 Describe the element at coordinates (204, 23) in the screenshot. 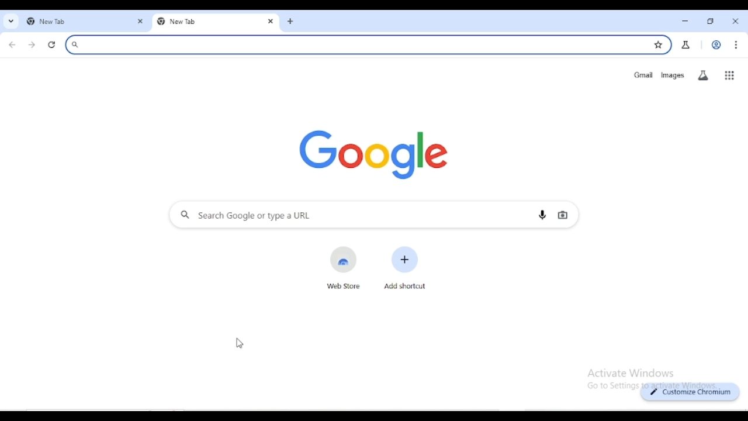

I see `new tab` at that location.